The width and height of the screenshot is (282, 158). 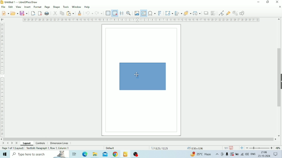 What do you see at coordinates (3, 143) in the screenshot?
I see `Scroll to first page` at bounding box center [3, 143].